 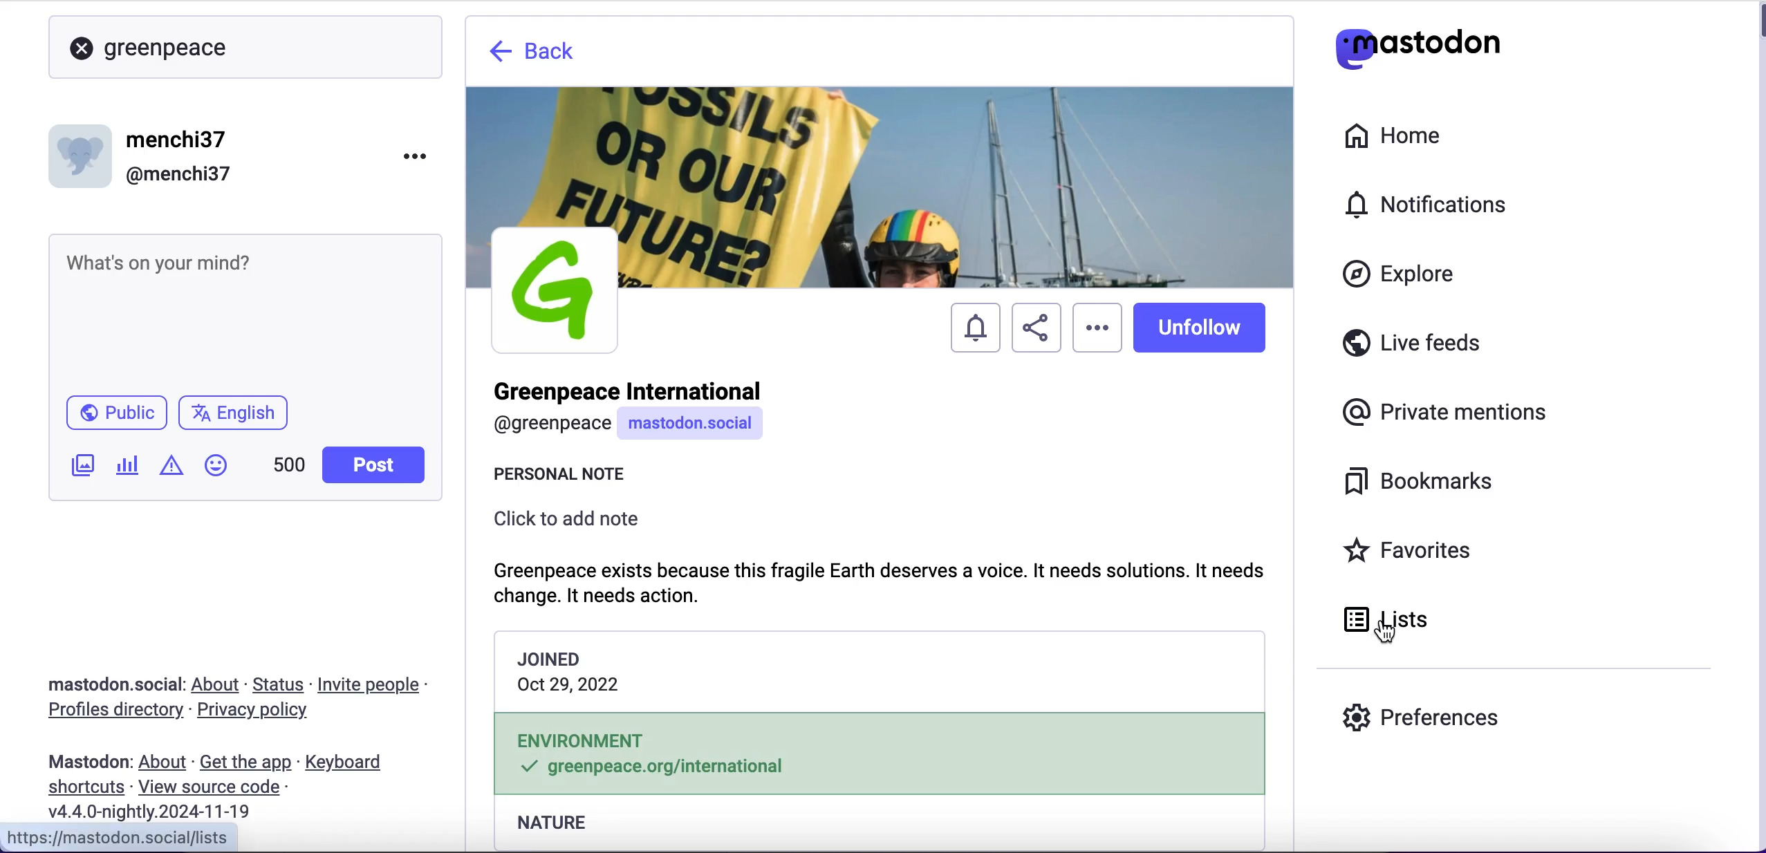 I want to click on user name, so click(x=144, y=156).